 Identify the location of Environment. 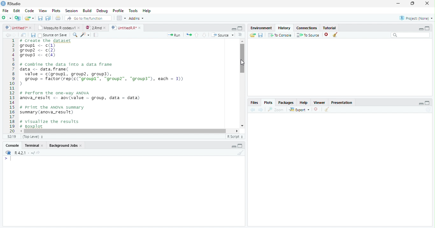
(261, 28).